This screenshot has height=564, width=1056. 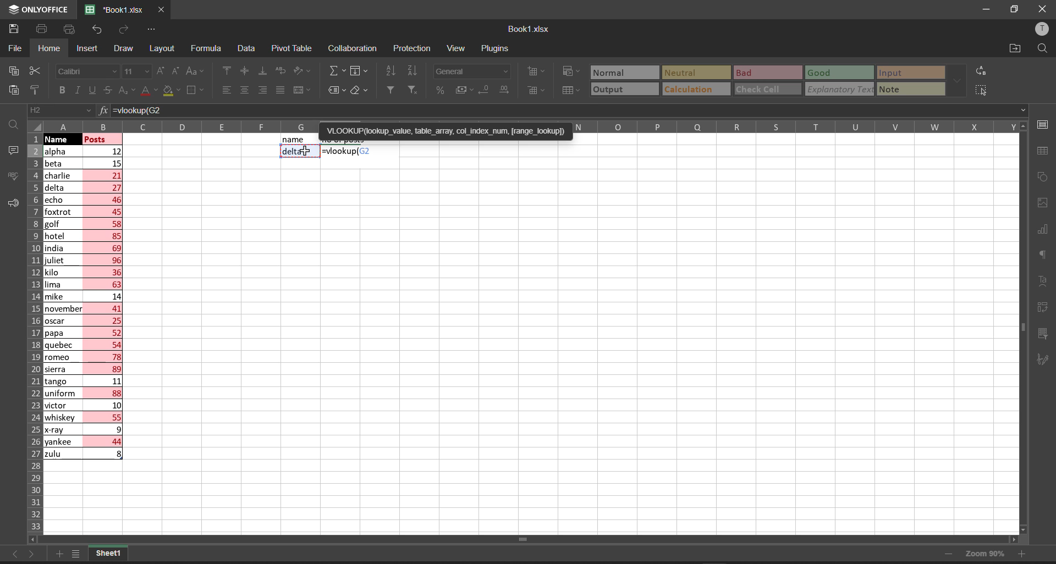 What do you see at coordinates (79, 555) in the screenshot?
I see `list of sheets` at bounding box center [79, 555].